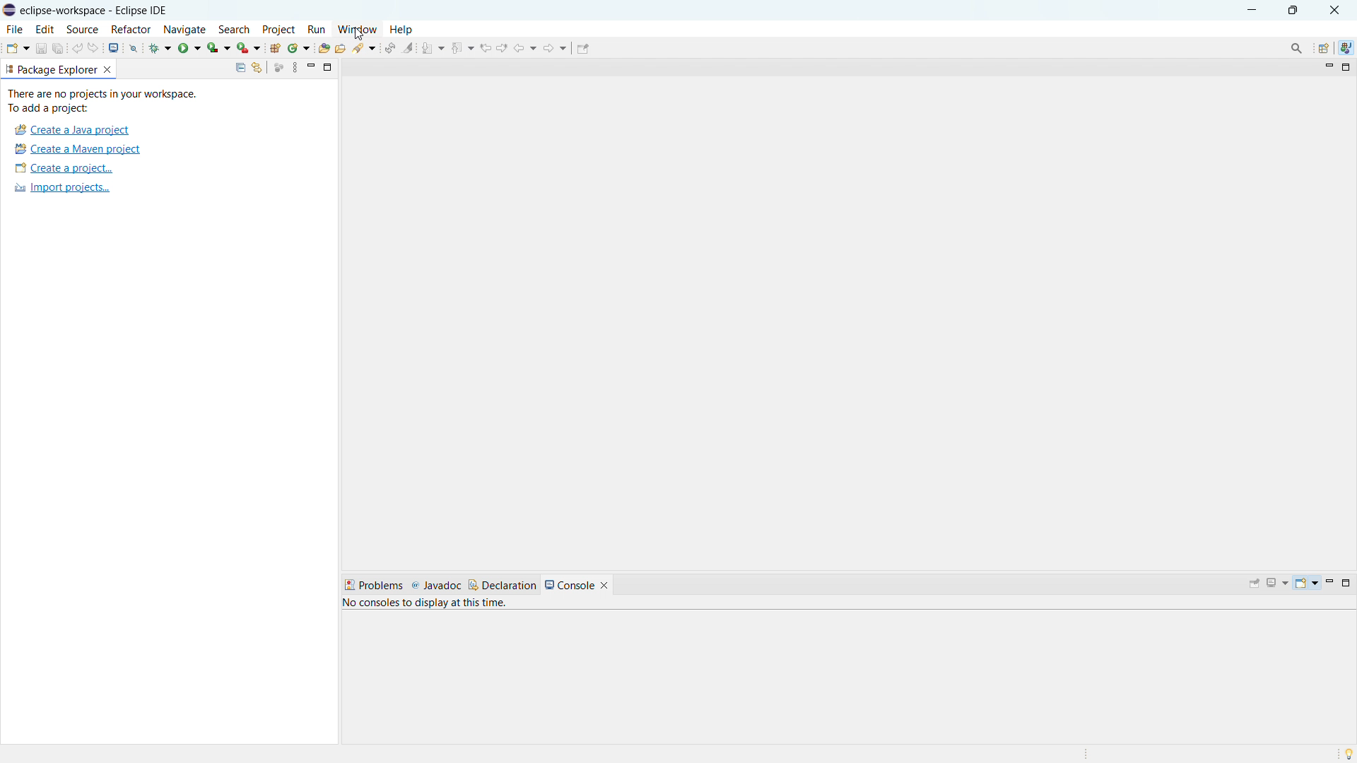 This screenshot has height=763, width=1357. What do you see at coordinates (107, 10) in the screenshot?
I see `eclipse-workspace - Eclipse IDE` at bounding box center [107, 10].